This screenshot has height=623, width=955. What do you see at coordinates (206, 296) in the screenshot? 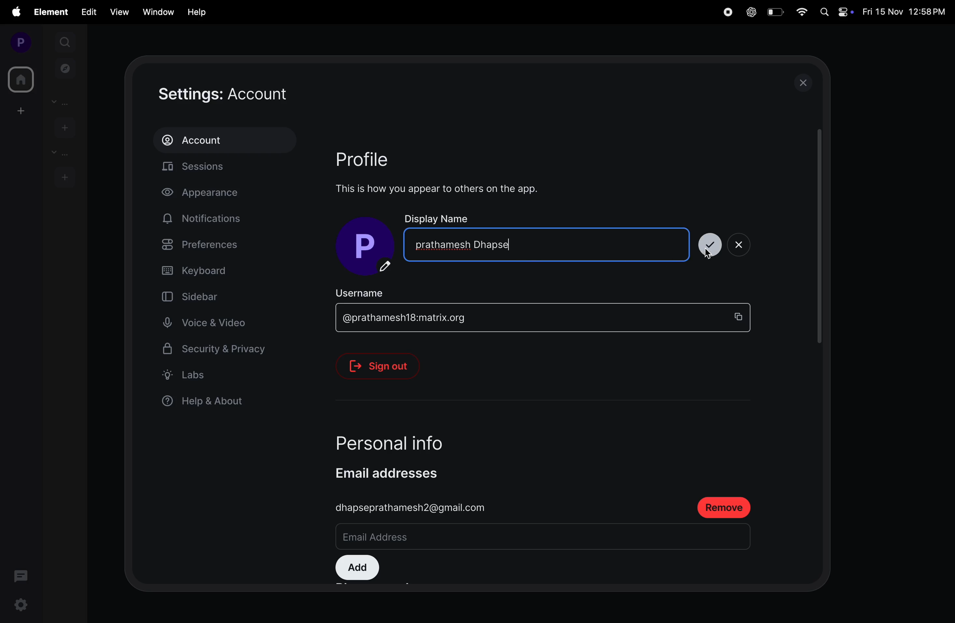
I see `sidebar` at bounding box center [206, 296].